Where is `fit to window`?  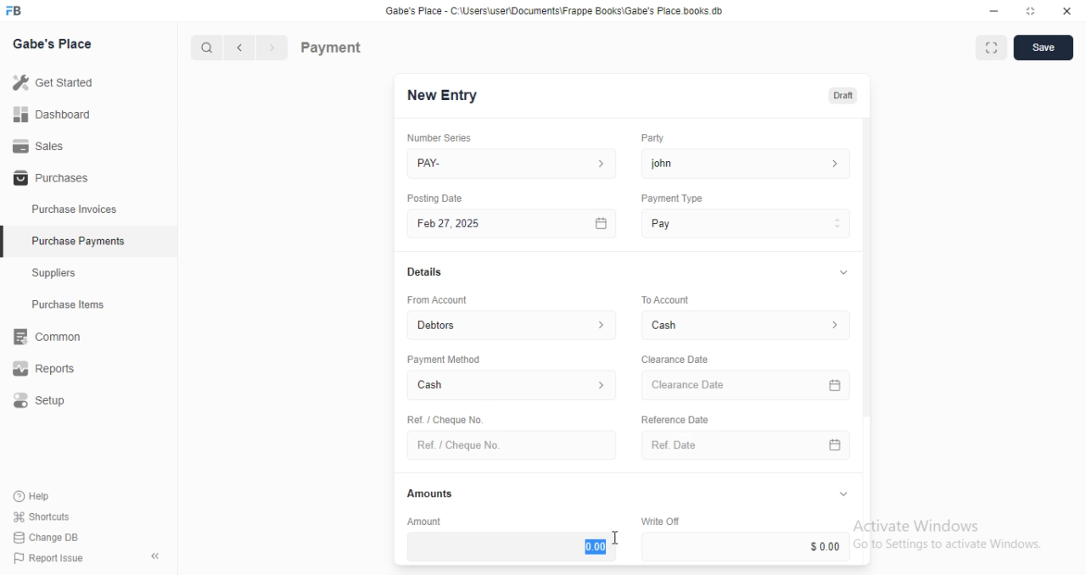
fit to window is located at coordinates (991, 49).